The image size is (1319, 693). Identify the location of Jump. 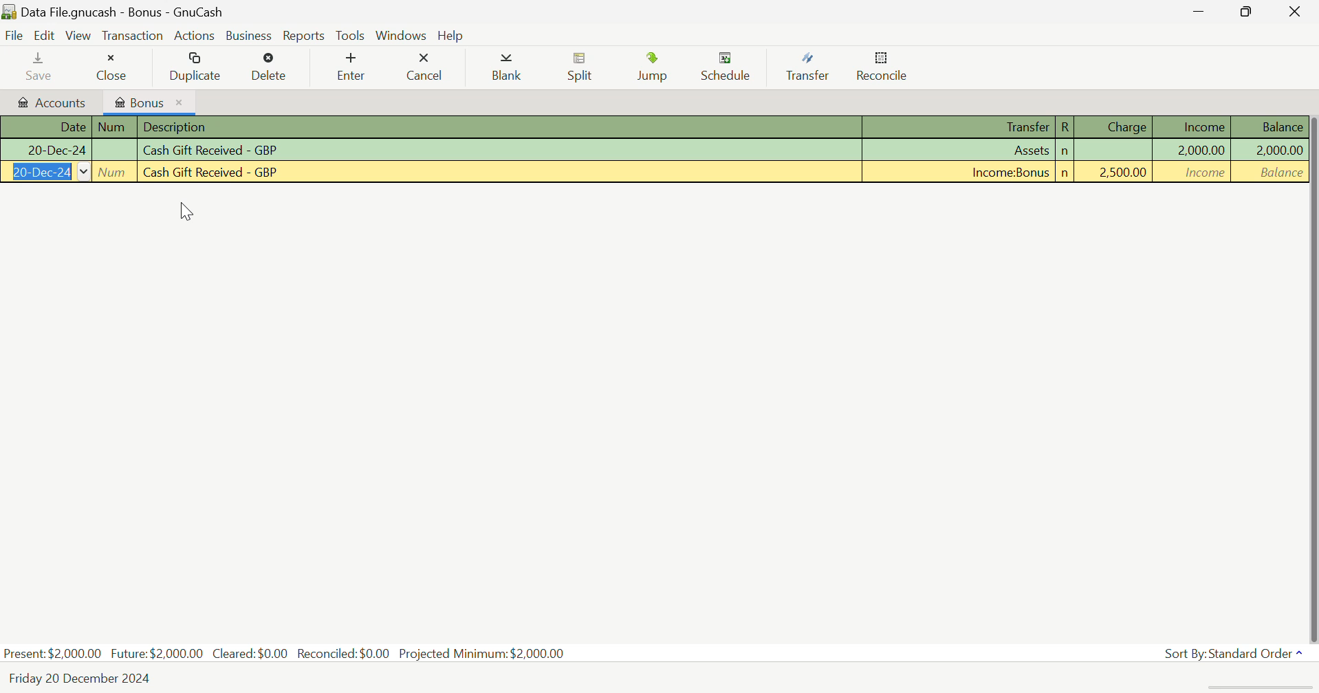
(657, 67).